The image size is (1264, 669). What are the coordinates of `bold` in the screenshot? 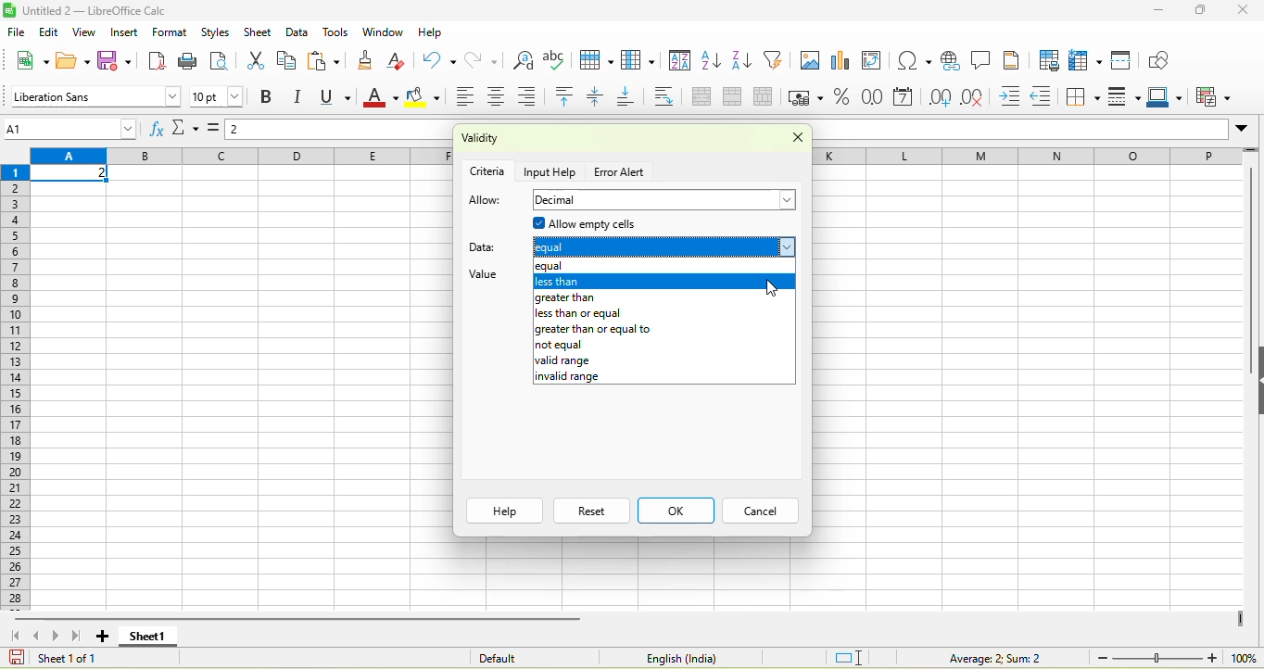 It's located at (268, 98).